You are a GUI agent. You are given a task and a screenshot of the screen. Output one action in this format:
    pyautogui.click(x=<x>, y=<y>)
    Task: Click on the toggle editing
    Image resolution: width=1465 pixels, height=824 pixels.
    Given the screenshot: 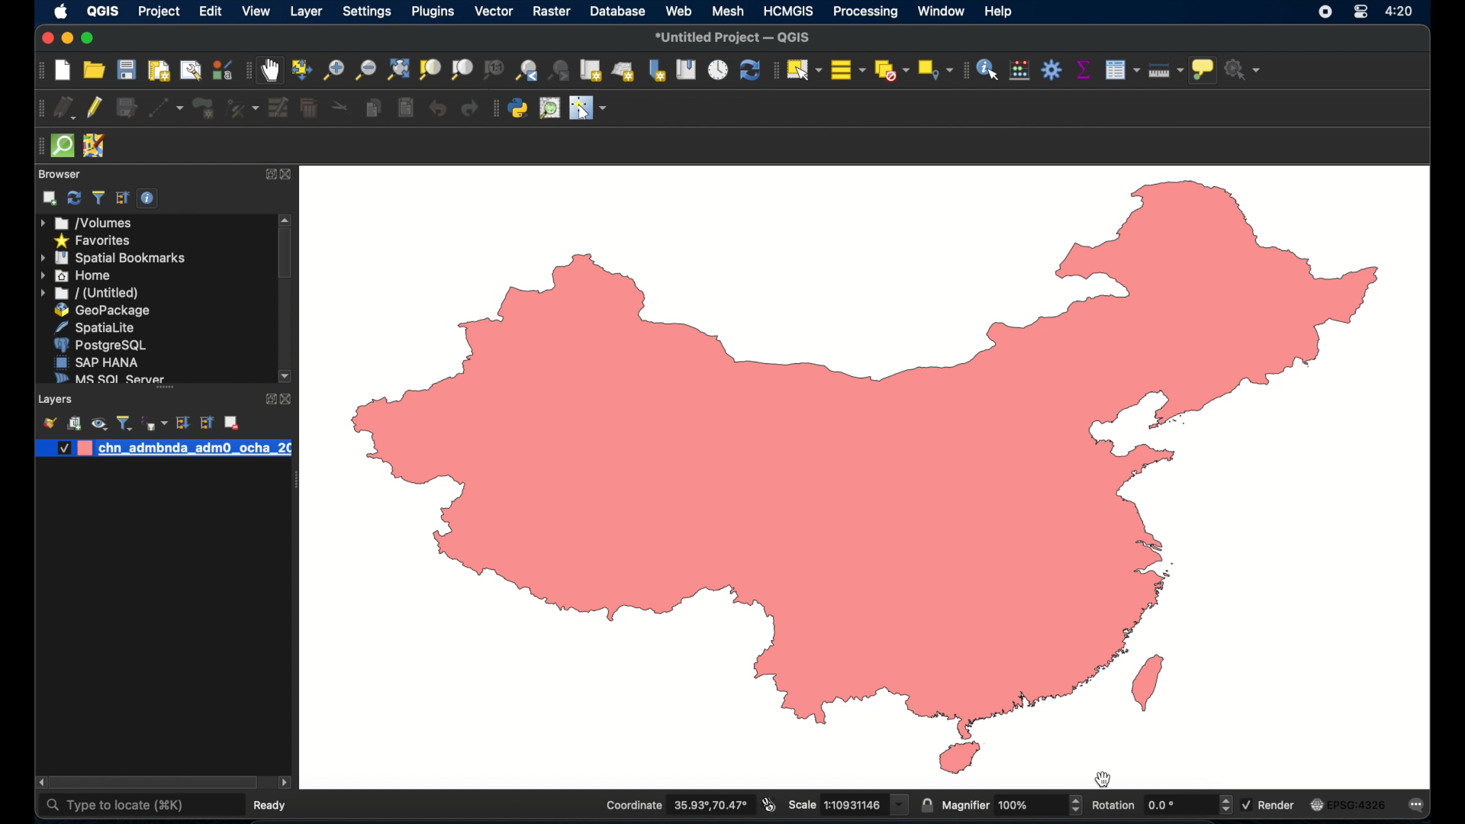 What is the action you would take?
    pyautogui.click(x=95, y=106)
    